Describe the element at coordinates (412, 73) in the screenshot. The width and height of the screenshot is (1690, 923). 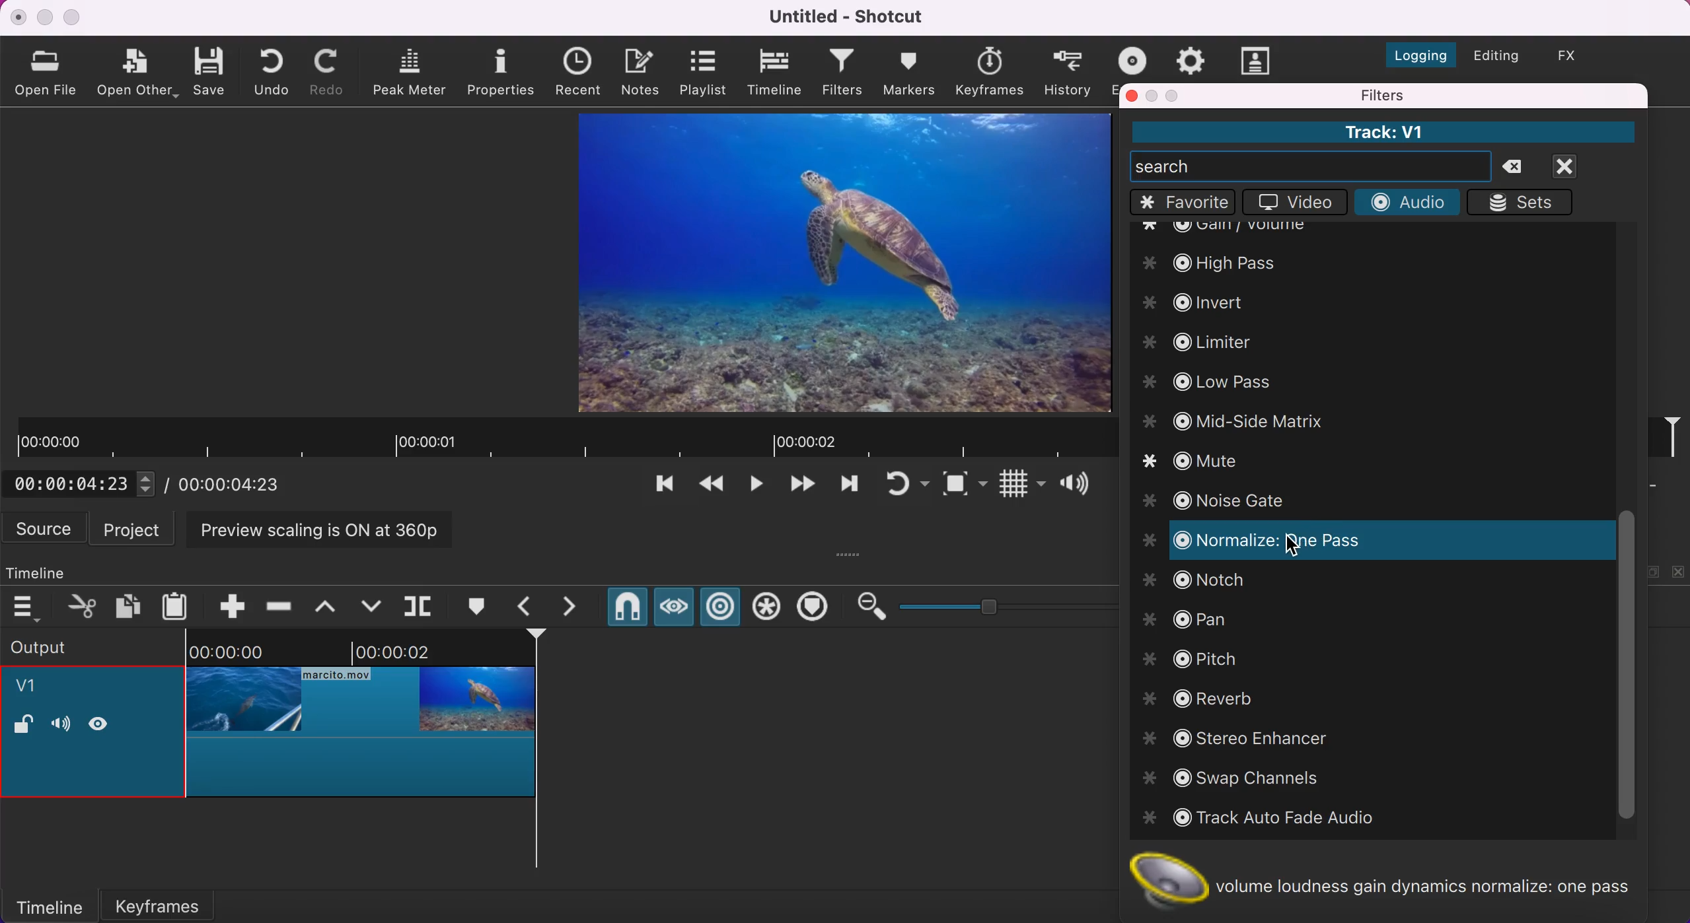
I see `peak meter` at that location.